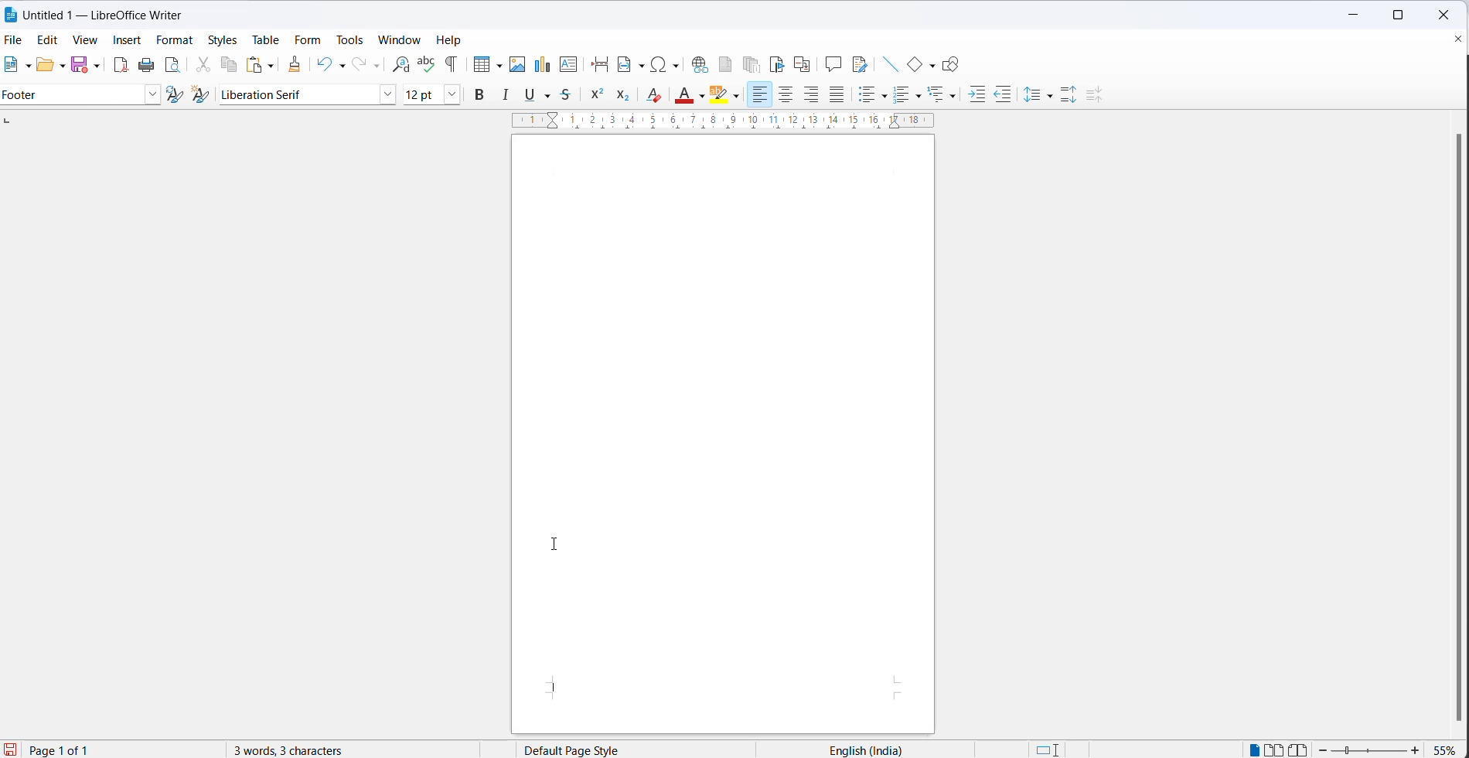 The image size is (1469, 758). What do you see at coordinates (656, 96) in the screenshot?
I see `clear direct formatting` at bounding box center [656, 96].